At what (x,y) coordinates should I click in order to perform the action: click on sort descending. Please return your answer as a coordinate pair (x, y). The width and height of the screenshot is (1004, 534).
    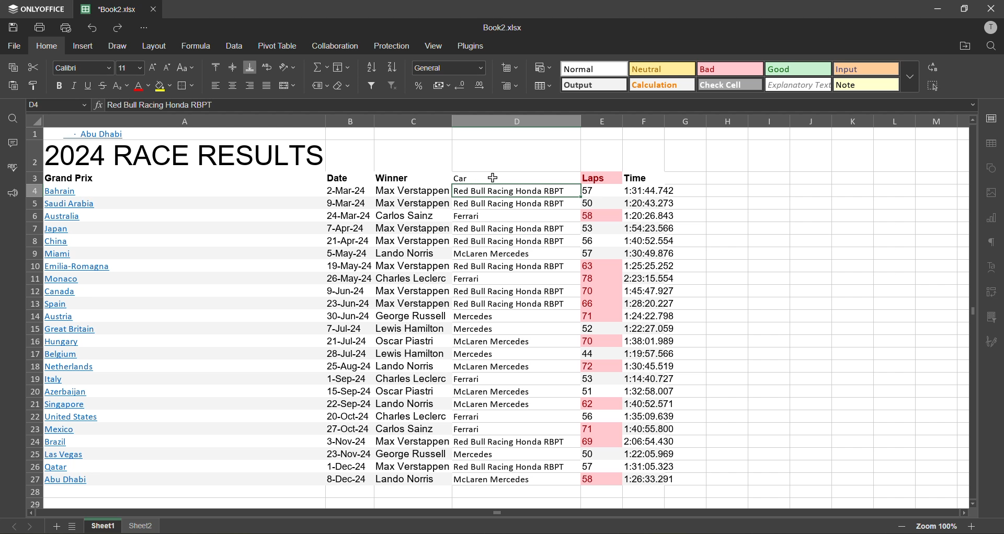
    Looking at the image, I should click on (395, 67).